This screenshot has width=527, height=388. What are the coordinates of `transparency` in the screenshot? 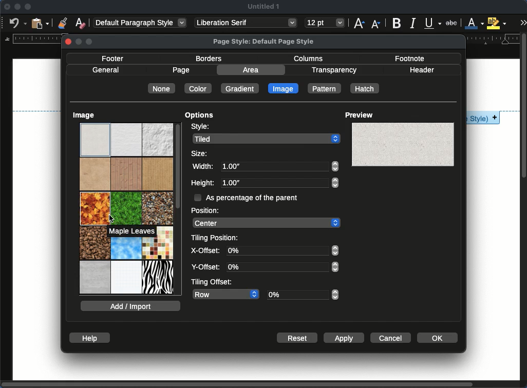 It's located at (335, 70).